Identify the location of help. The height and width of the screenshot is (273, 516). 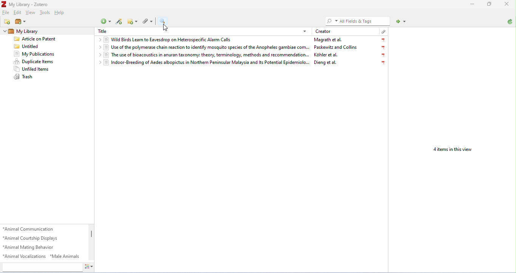
(60, 13).